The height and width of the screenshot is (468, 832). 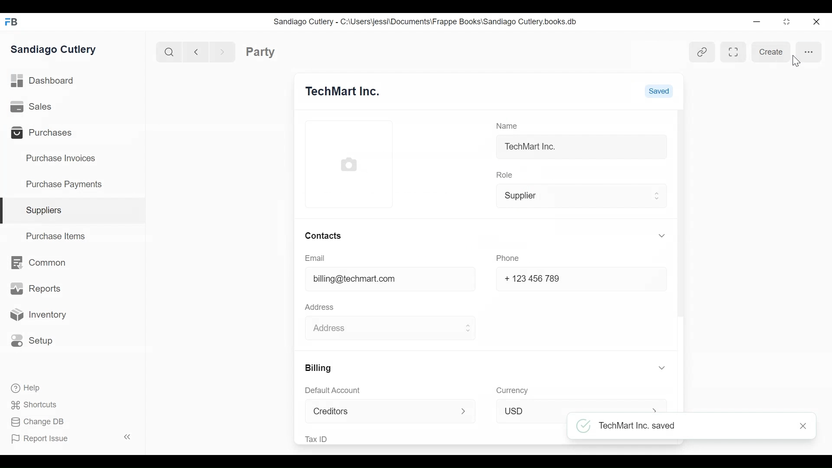 I want to click on Billing, so click(x=320, y=369).